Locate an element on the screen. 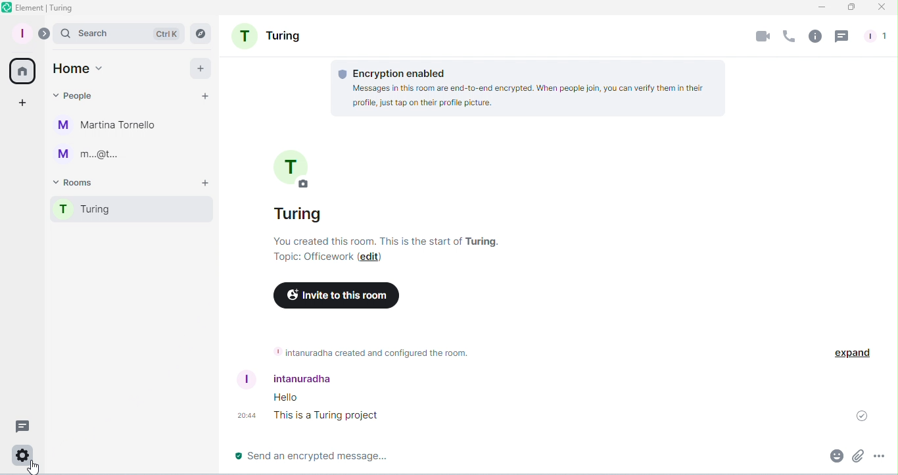 The image size is (898, 475). Search bar is located at coordinates (120, 32).